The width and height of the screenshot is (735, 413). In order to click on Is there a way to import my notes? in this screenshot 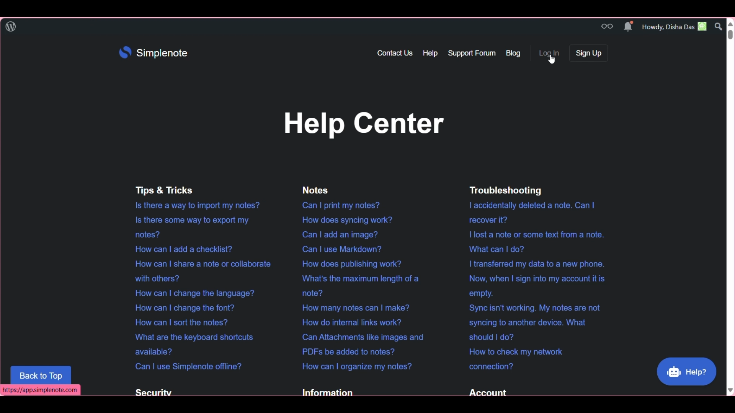, I will do `click(194, 205)`.